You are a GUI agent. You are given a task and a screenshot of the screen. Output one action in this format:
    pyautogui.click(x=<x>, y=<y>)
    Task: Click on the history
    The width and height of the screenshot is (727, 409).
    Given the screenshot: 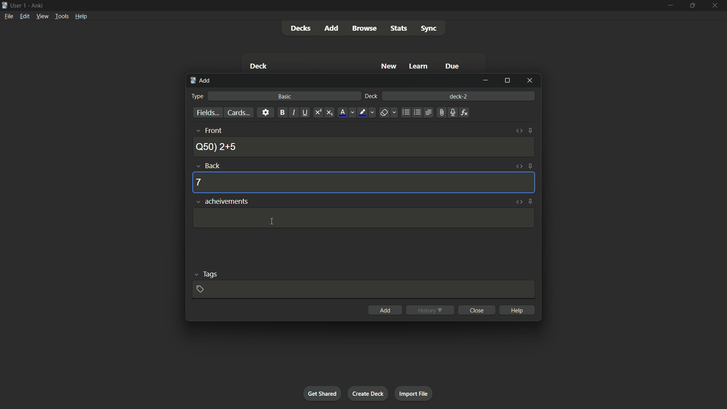 What is the action you would take?
    pyautogui.click(x=429, y=310)
    